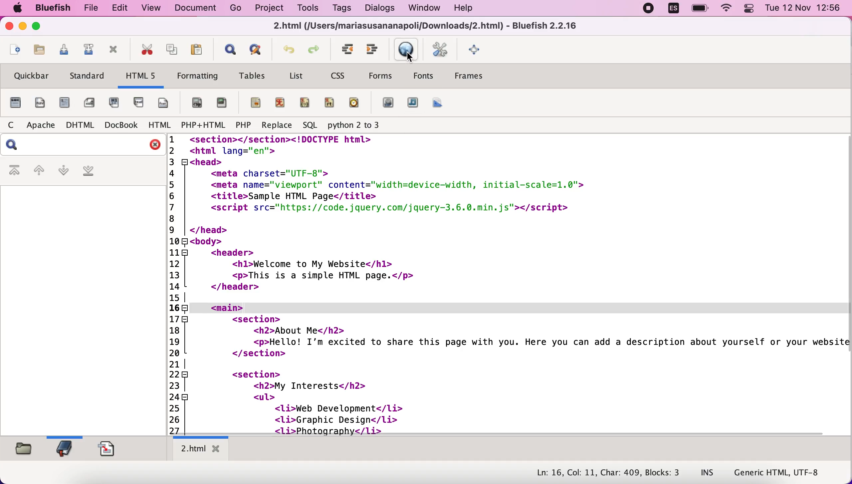  I want to click on This is an HTML code for a portfolio website which welcomes people to it and mentions the interests of the owner of the website., so click(510, 283).